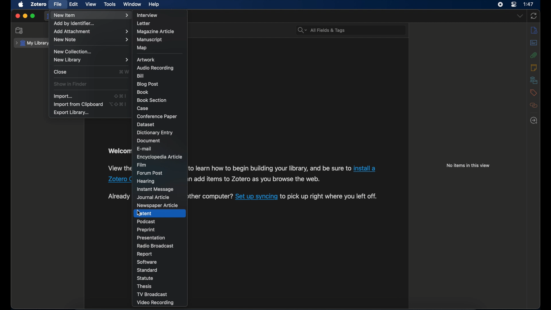  Describe the element at coordinates (520, 16) in the screenshot. I see `dropdown` at that location.